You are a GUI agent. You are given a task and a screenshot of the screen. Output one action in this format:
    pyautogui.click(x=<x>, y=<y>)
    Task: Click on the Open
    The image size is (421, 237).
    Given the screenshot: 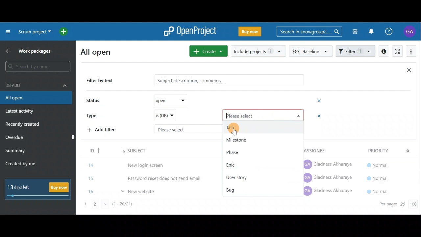 What is the action you would take?
    pyautogui.click(x=168, y=100)
    